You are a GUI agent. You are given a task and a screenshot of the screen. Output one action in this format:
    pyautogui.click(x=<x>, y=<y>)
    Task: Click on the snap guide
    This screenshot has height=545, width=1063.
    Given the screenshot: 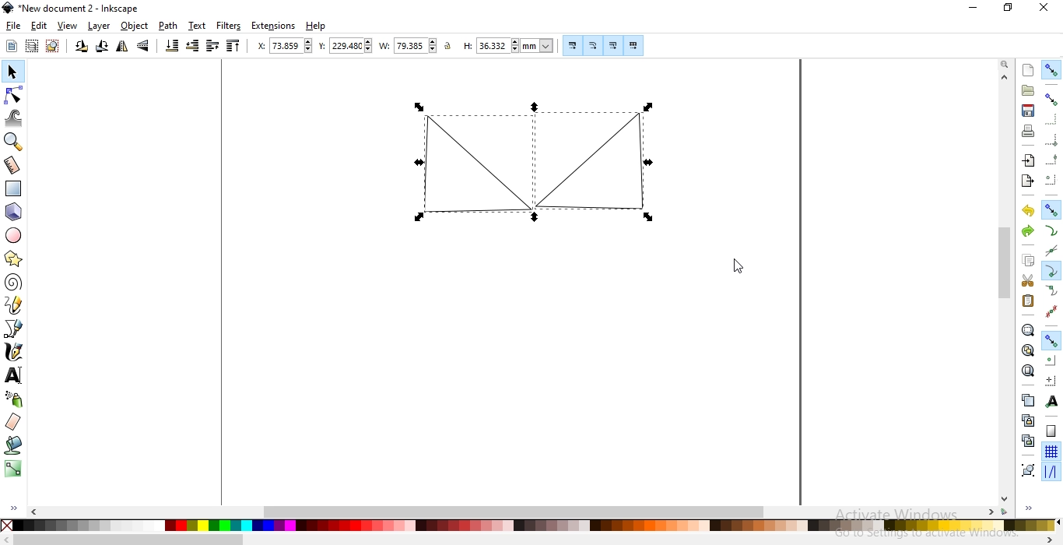 What is the action you would take?
    pyautogui.click(x=1051, y=473)
    